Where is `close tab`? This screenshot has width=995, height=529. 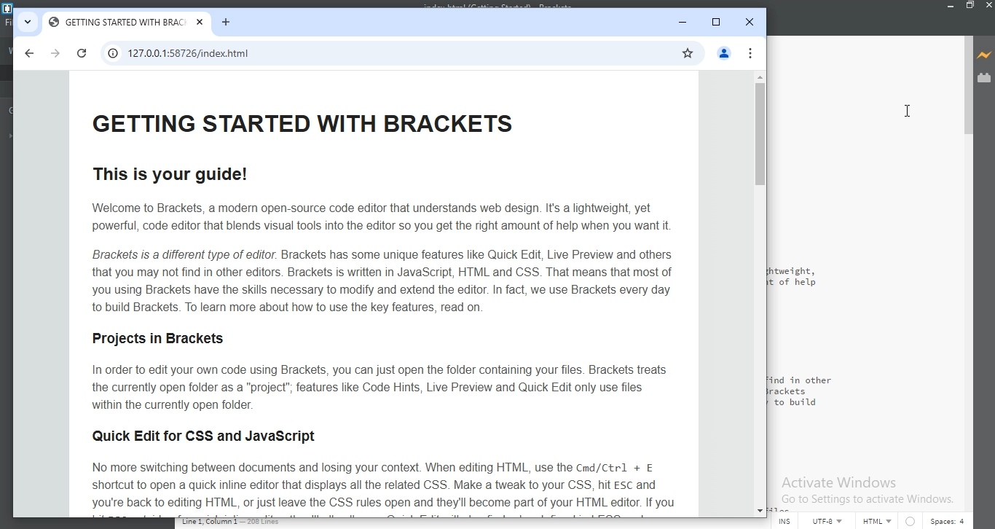
close tab is located at coordinates (202, 23).